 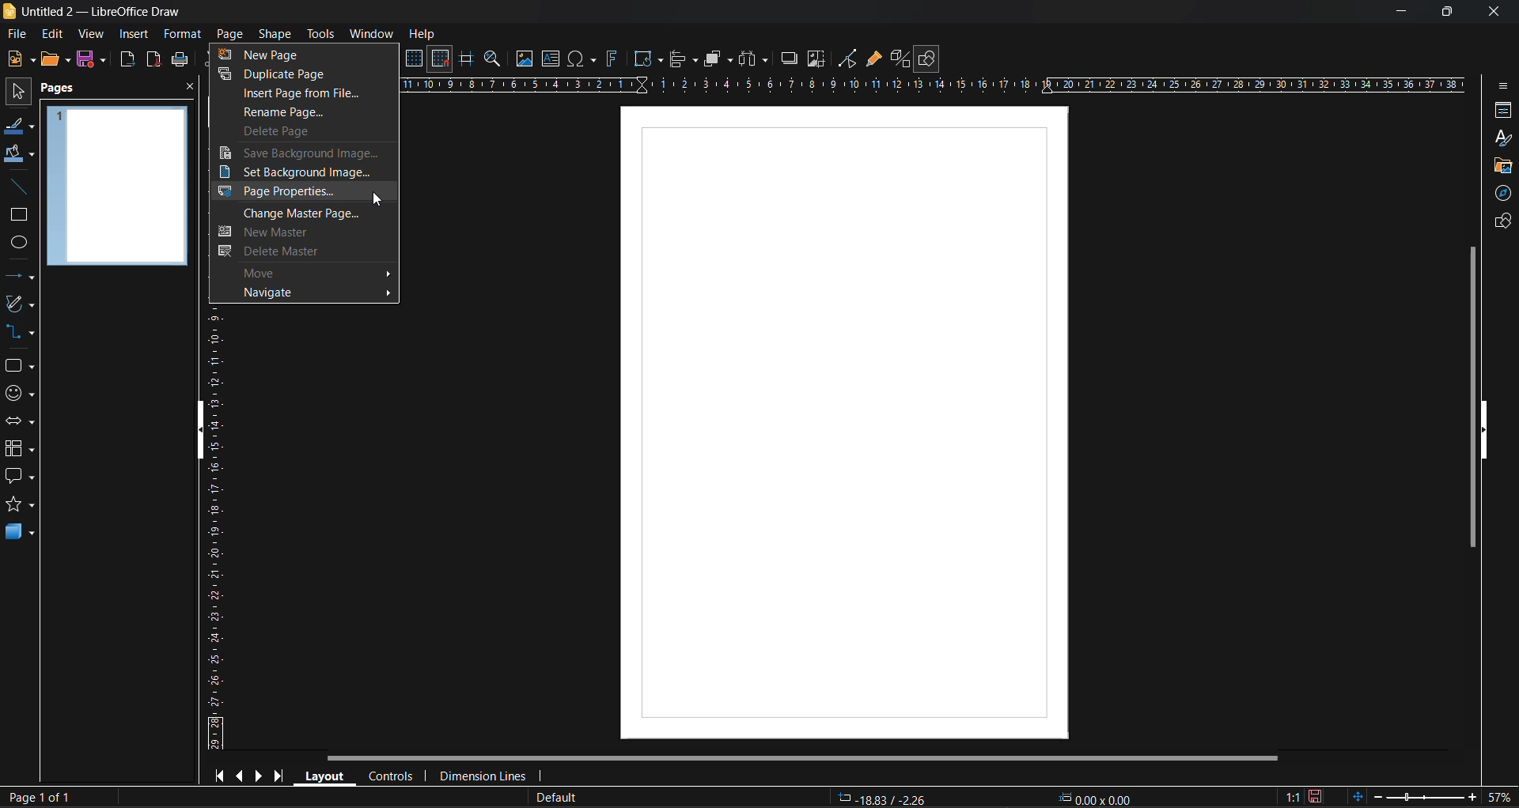 What do you see at coordinates (221, 777) in the screenshot?
I see `first ` at bounding box center [221, 777].